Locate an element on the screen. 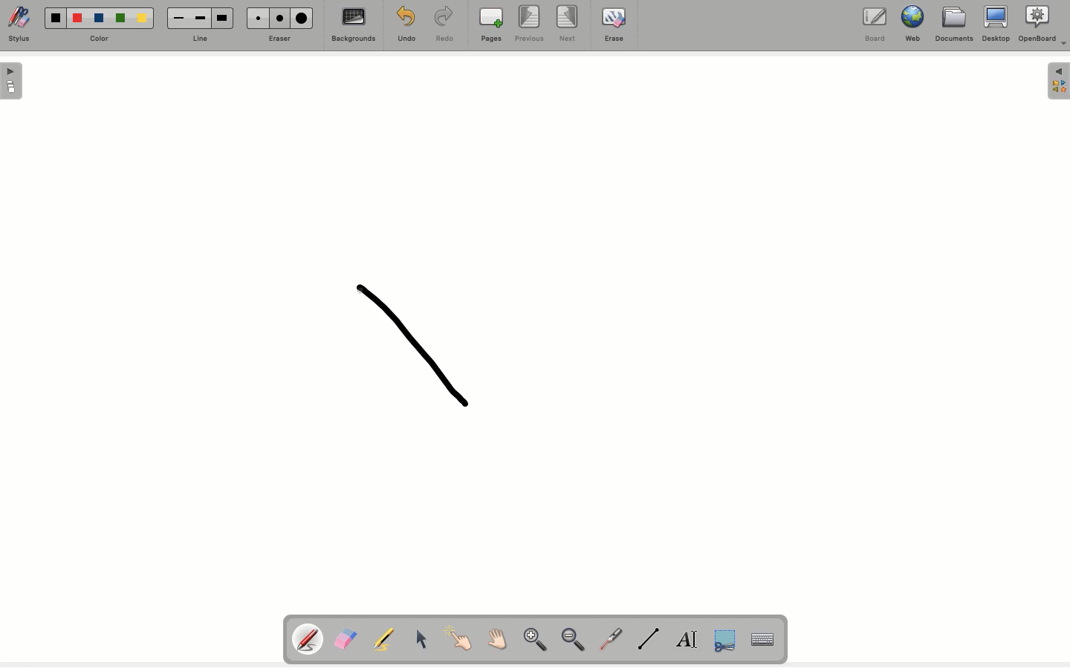 Image resolution: width=1070 pixels, height=668 pixels. Keyboard is located at coordinates (763, 639).